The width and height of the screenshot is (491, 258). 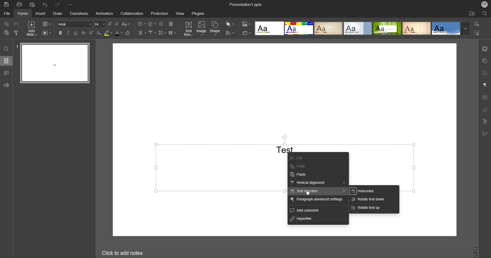 What do you see at coordinates (188, 29) in the screenshot?
I see `Text Box` at bounding box center [188, 29].